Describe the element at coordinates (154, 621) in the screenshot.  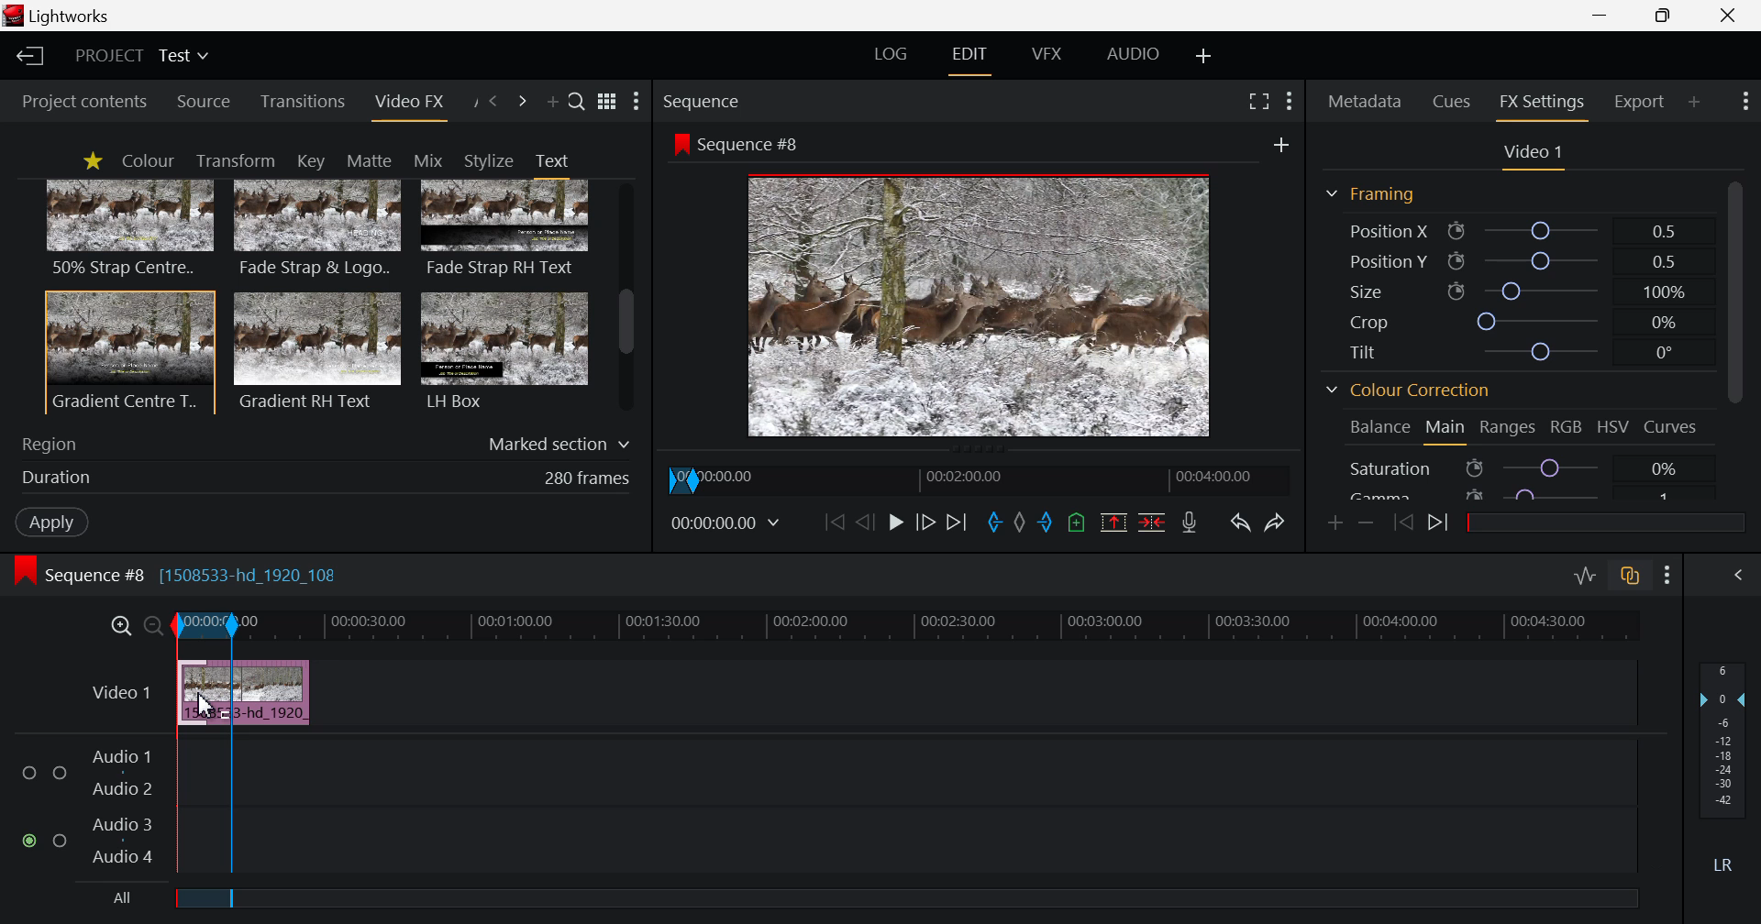
I see `Timeline Zoom Out` at that location.